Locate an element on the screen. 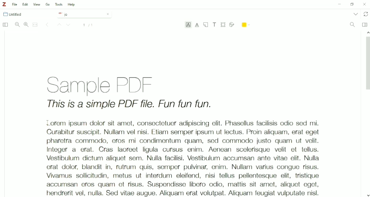 Image resolution: width=370 pixels, height=197 pixels. View is located at coordinates (37, 4).